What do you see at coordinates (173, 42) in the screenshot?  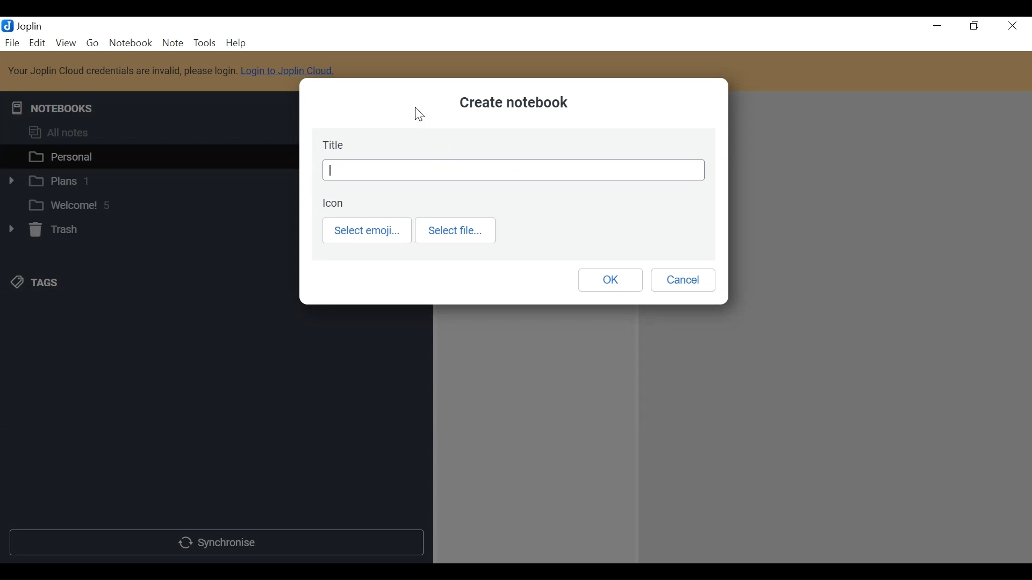 I see `Note` at bounding box center [173, 42].